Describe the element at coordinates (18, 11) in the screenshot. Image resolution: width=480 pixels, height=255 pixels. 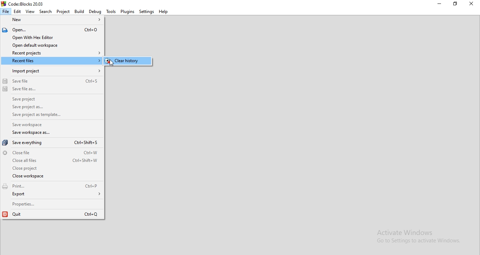
I see `Edit ` at that location.